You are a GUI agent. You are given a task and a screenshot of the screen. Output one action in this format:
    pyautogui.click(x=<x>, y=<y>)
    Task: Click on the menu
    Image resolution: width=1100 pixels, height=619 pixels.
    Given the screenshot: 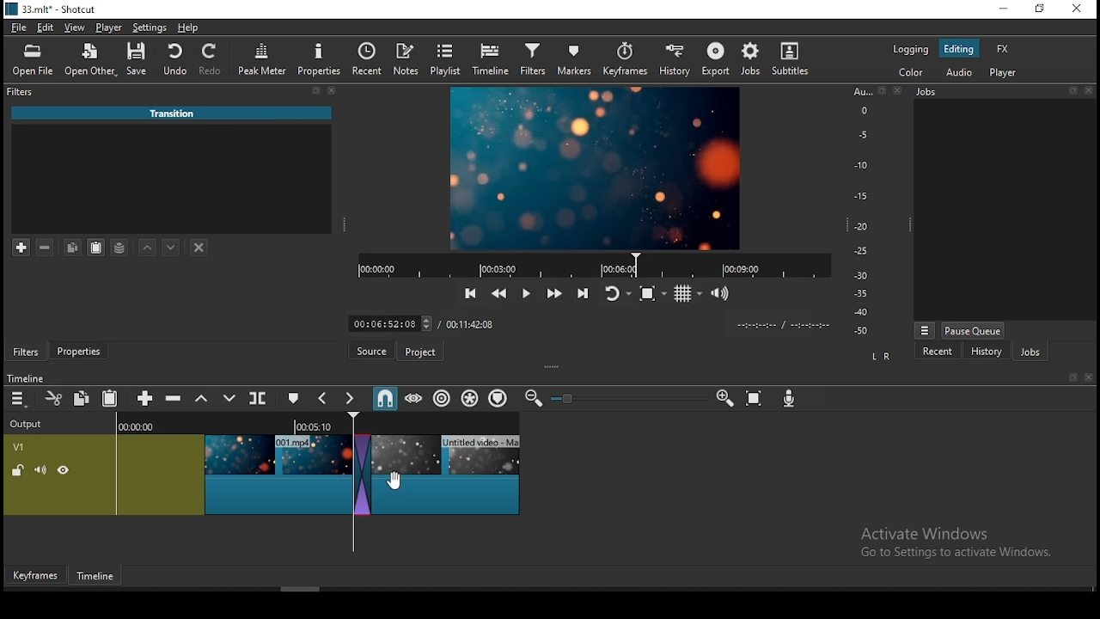 What is the action you would take?
    pyautogui.click(x=19, y=399)
    